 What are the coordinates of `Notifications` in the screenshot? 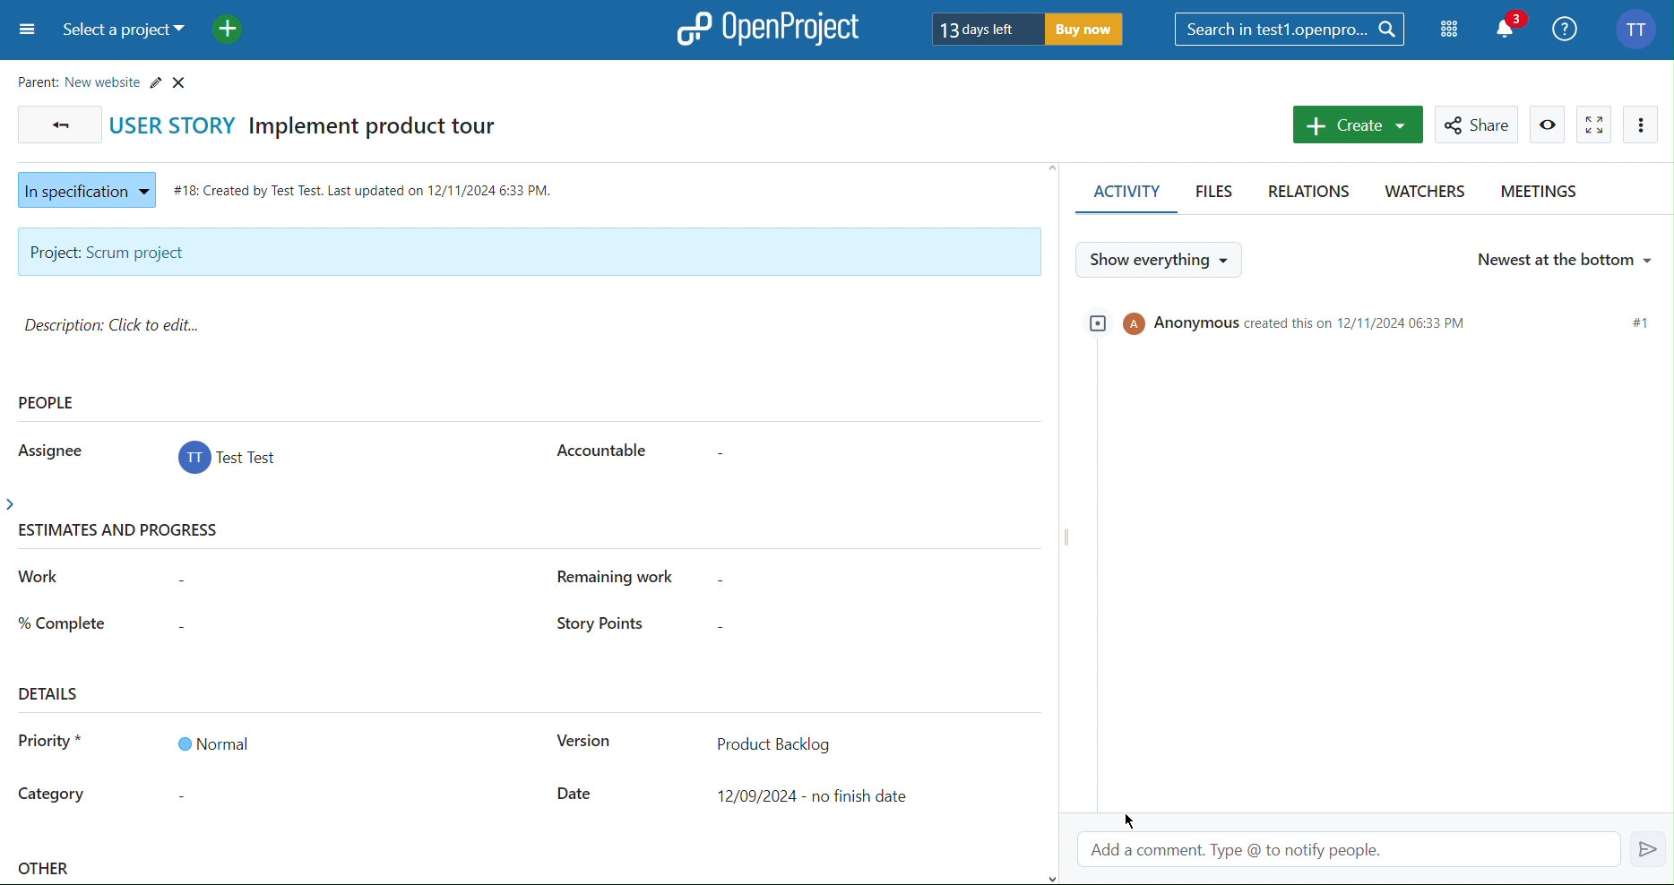 It's located at (1511, 27).